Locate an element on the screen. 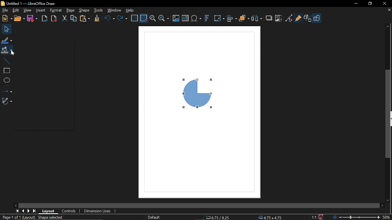  Arrange is located at coordinates (244, 19).